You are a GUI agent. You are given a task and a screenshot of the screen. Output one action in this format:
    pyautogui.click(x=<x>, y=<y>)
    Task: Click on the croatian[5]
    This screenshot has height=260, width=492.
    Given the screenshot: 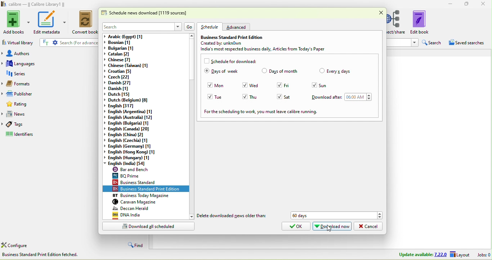 What is the action you would take?
    pyautogui.click(x=121, y=71)
    